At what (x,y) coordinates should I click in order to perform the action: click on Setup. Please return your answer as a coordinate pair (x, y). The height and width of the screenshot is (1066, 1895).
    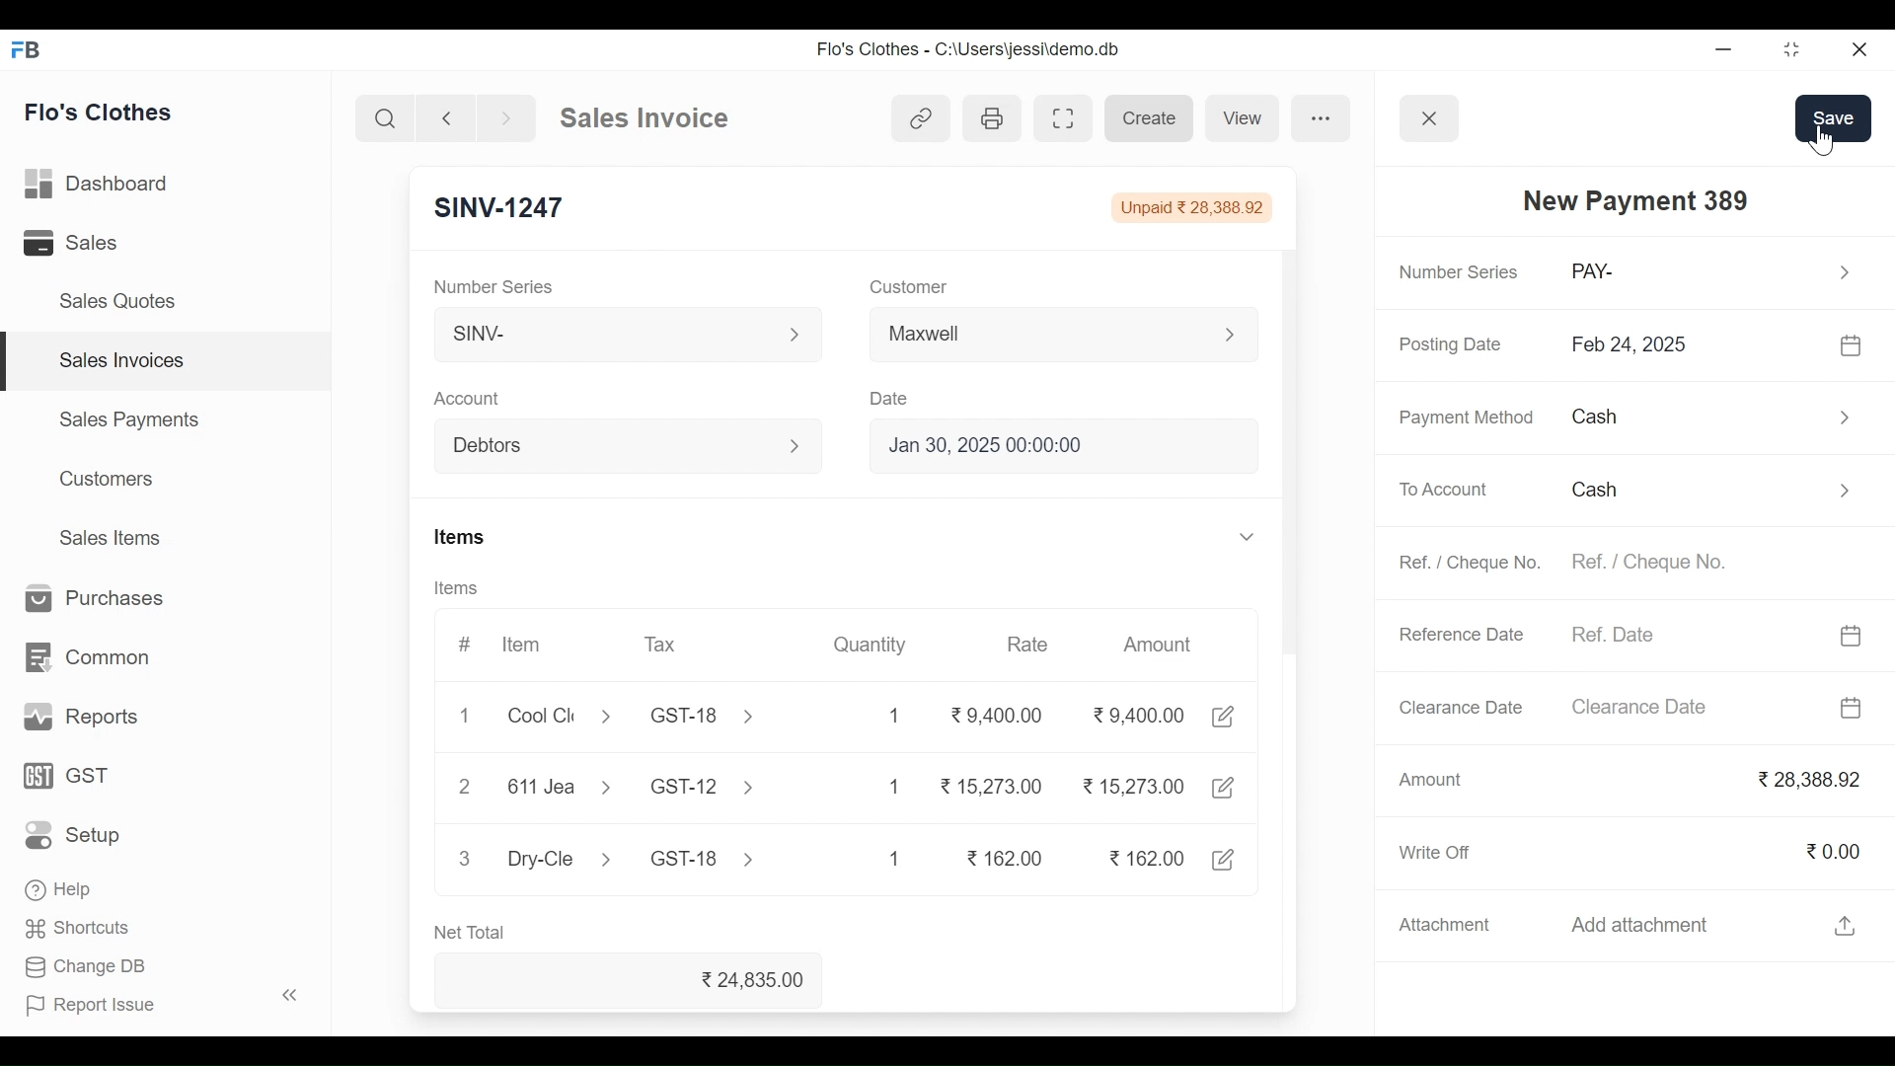
    Looking at the image, I should click on (79, 834).